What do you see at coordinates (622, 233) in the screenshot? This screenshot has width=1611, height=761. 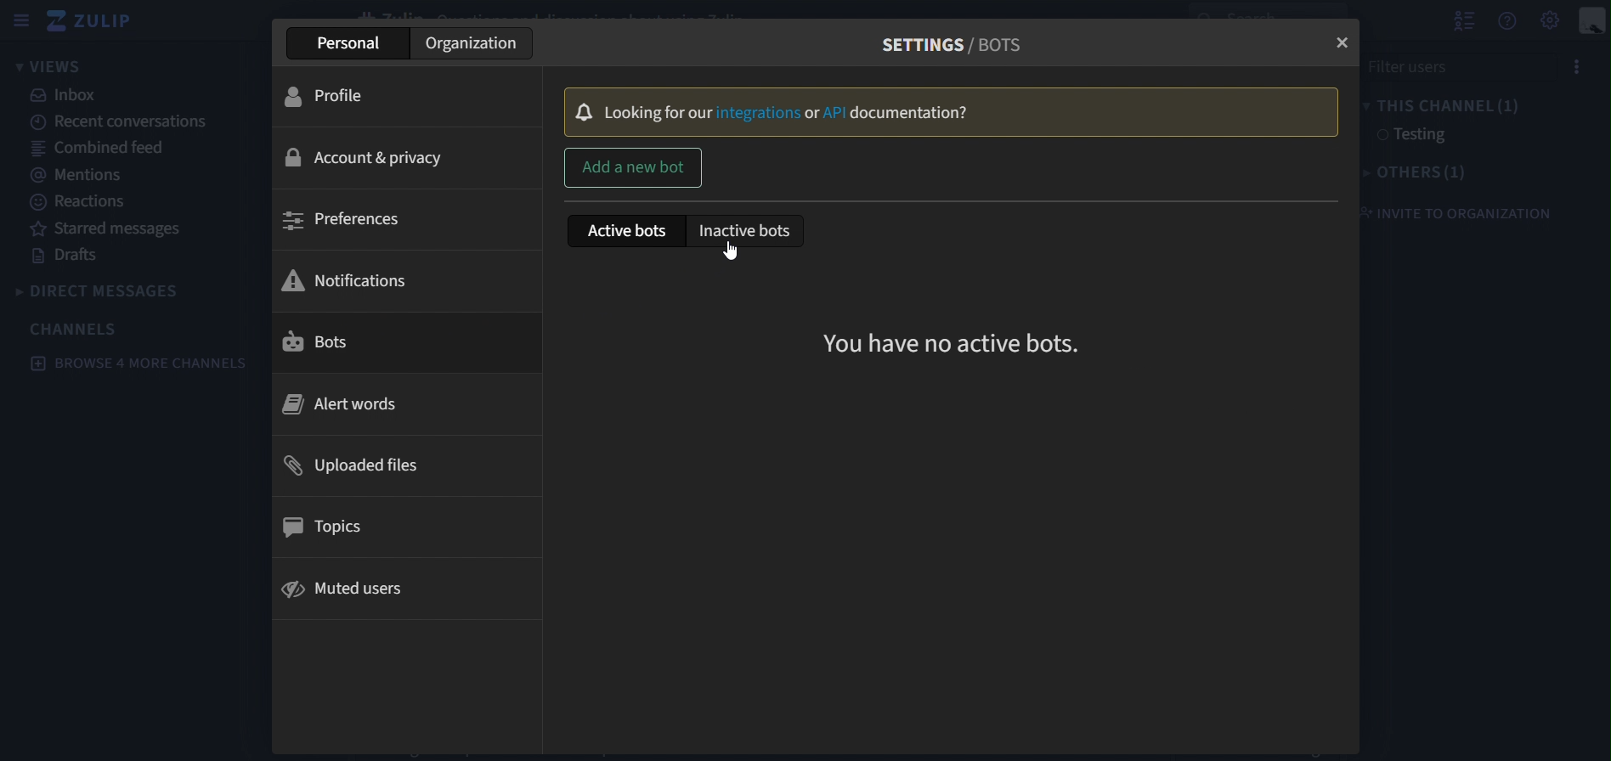 I see `active bots` at bounding box center [622, 233].